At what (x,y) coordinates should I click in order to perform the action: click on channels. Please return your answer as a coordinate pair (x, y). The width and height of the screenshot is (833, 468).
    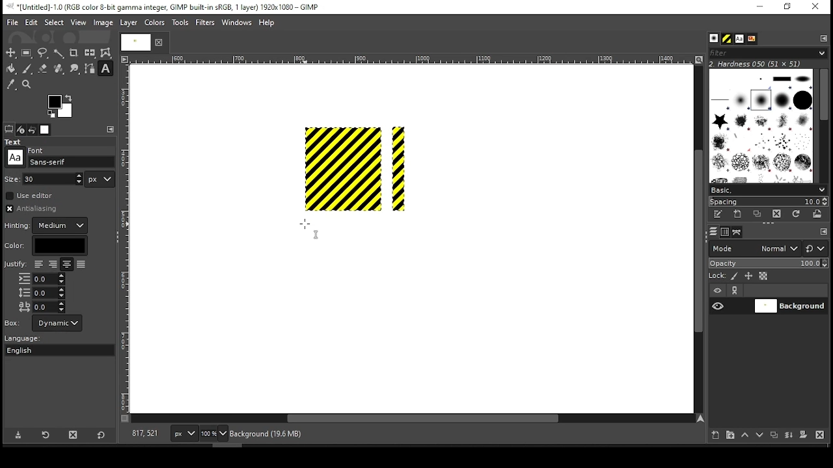
    Looking at the image, I should click on (724, 232).